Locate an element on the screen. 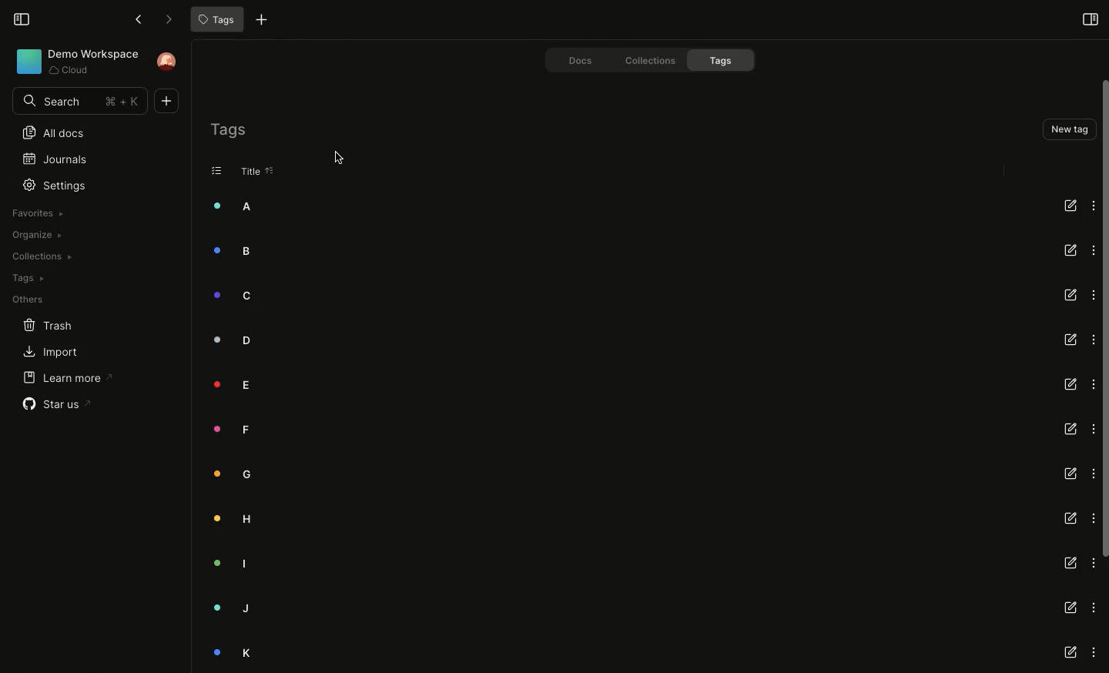 Image resolution: width=1109 pixels, height=673 pixels. Settings is located at coordinates (58, 185).